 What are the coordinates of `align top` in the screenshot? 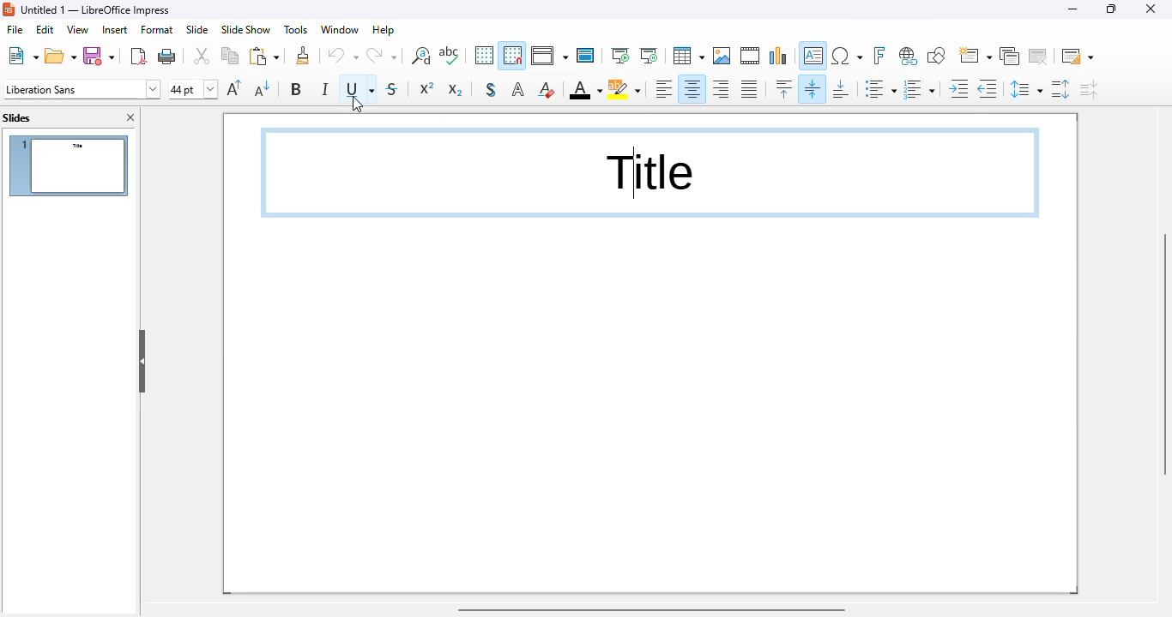 It's located at (784, 87).